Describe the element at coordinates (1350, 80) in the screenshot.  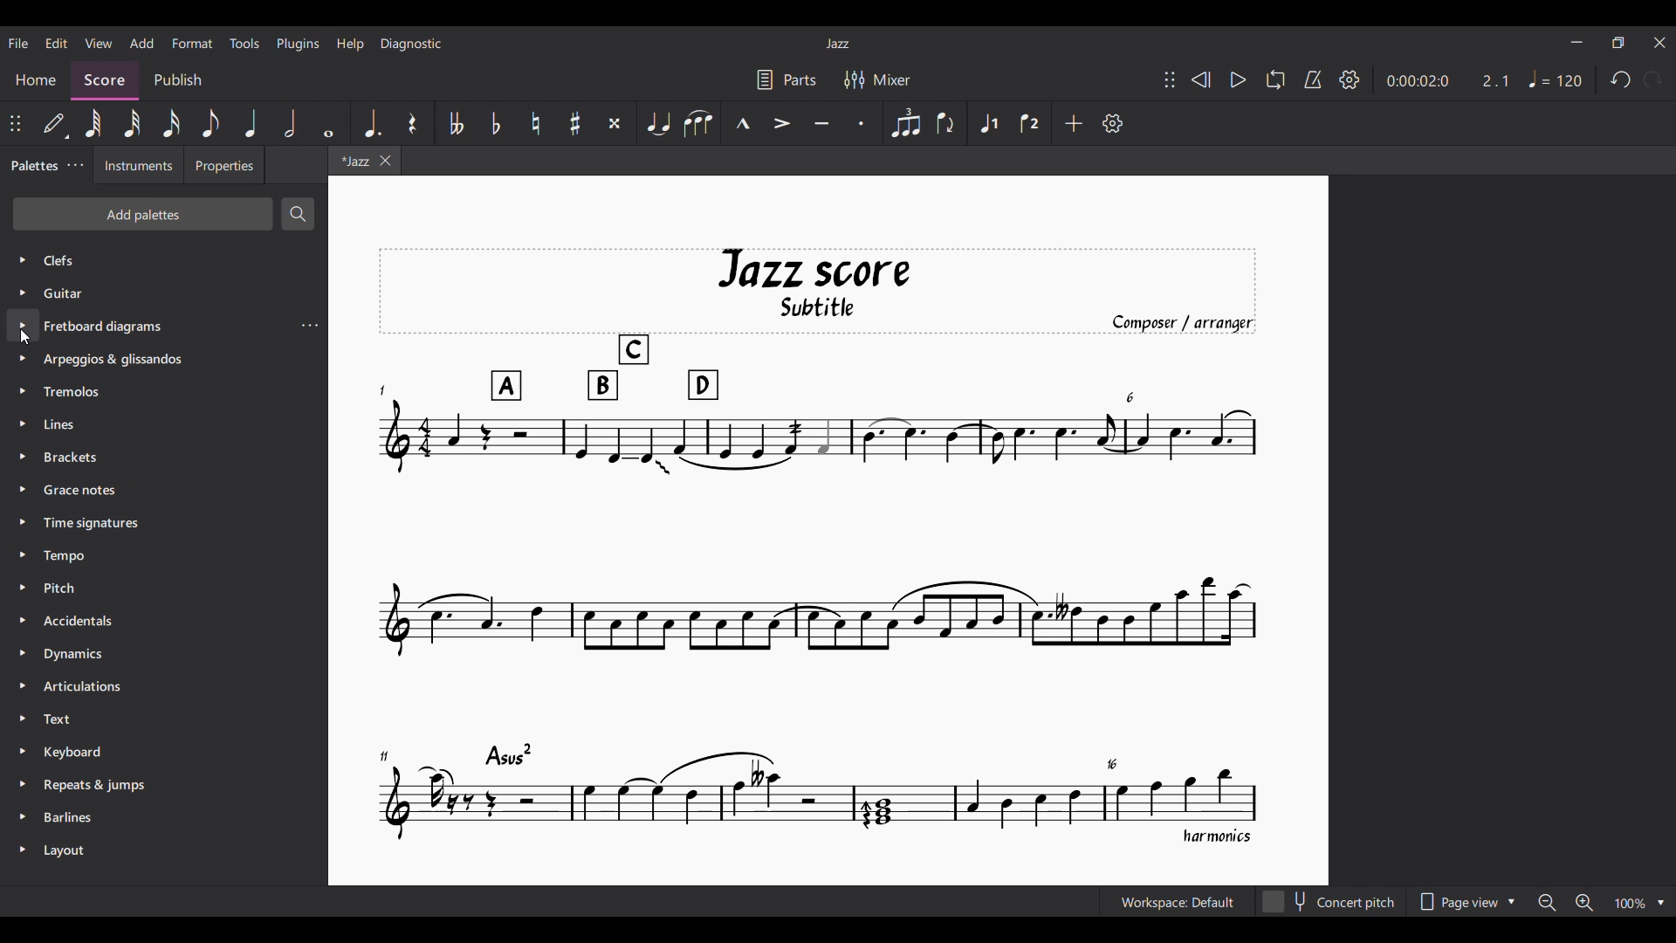
I see `Settings` at that location.